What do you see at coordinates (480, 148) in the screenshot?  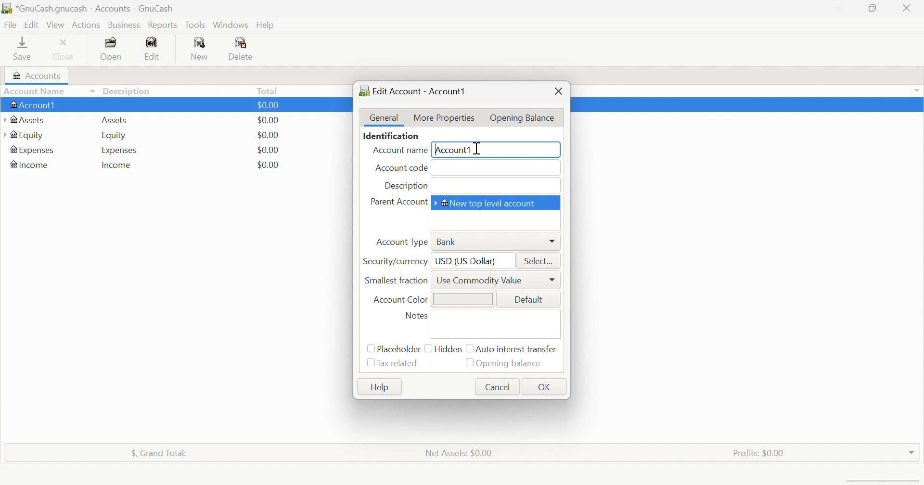 I see `Cursor` at bounding box center [480, 148].